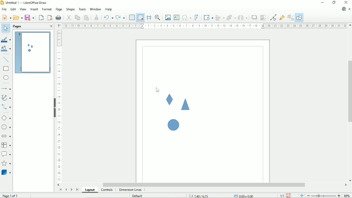 The image size is (352, 198). Describe the element at coordinates (59, 106) in the screenshot. I see `Vertical scale` at that location.